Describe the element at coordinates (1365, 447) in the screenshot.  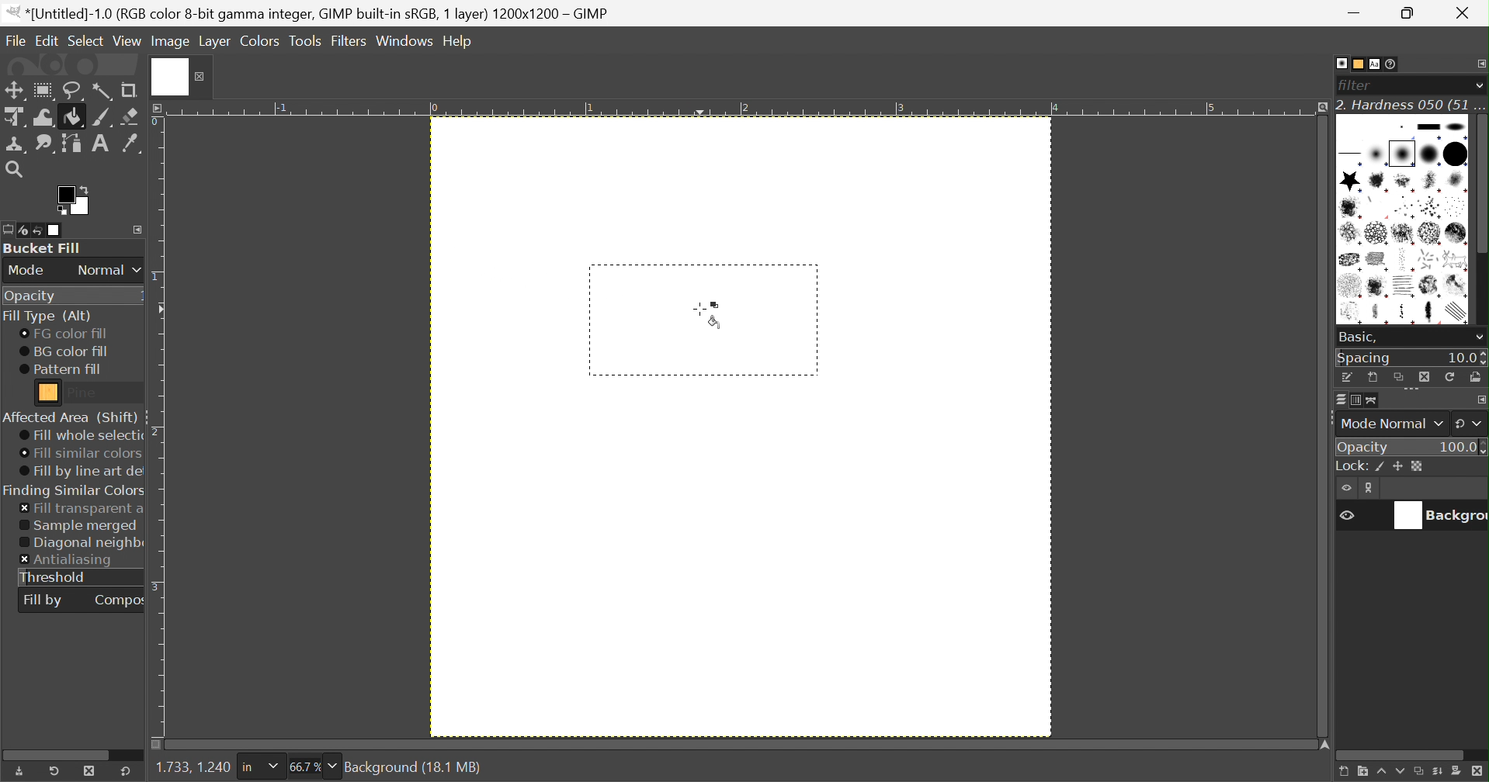
I see `Opacity` at that location.